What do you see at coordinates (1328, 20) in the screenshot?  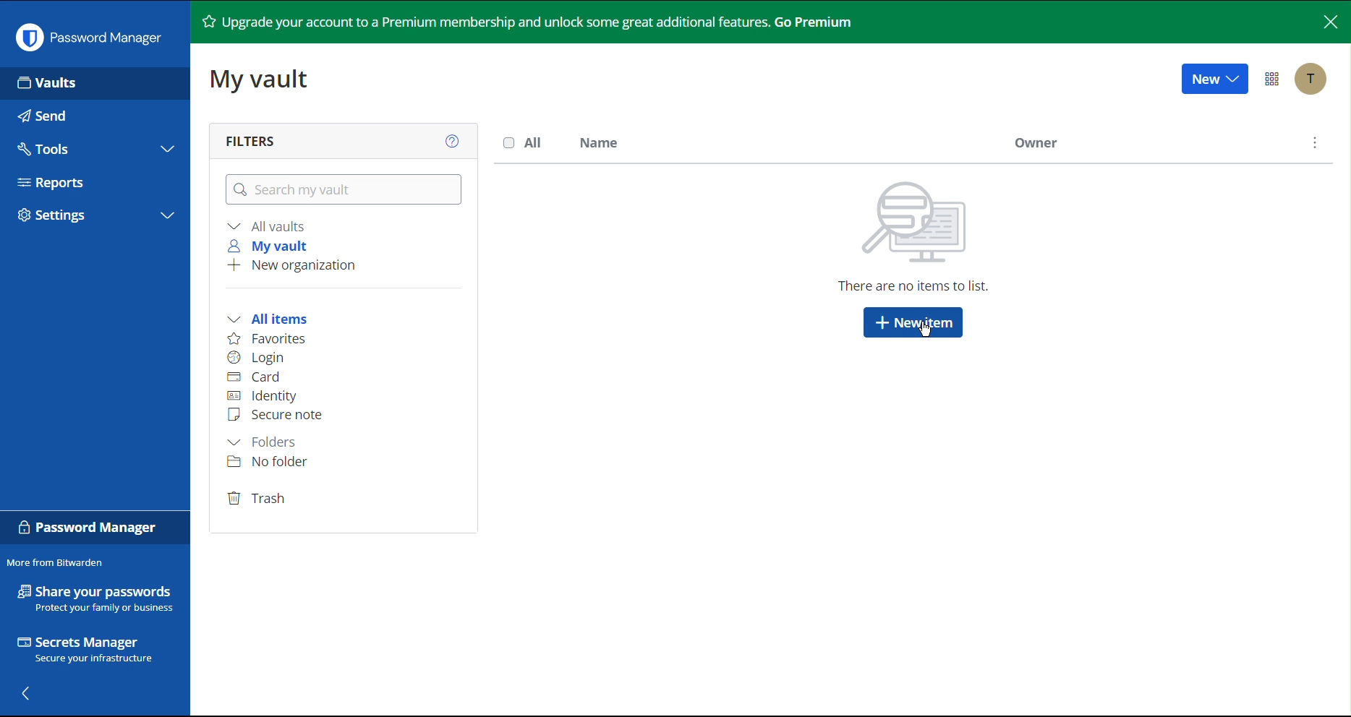 I see `Close` at bounding box center [1328, 20].